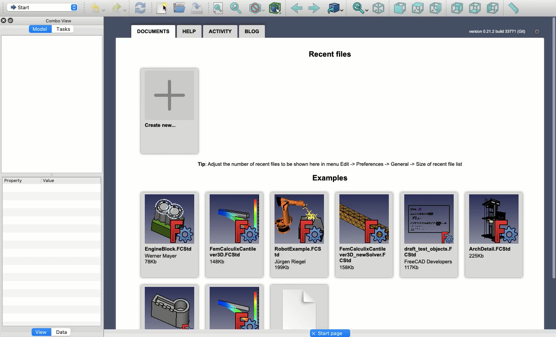  Describe the element at coordinates (42, 8) in the screenshot. I see `Workbench` at that location.